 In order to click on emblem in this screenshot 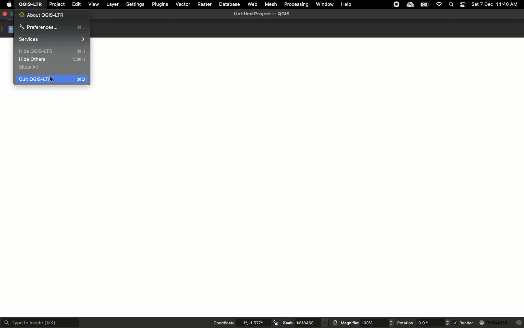, I will do `click(276, 322)`.